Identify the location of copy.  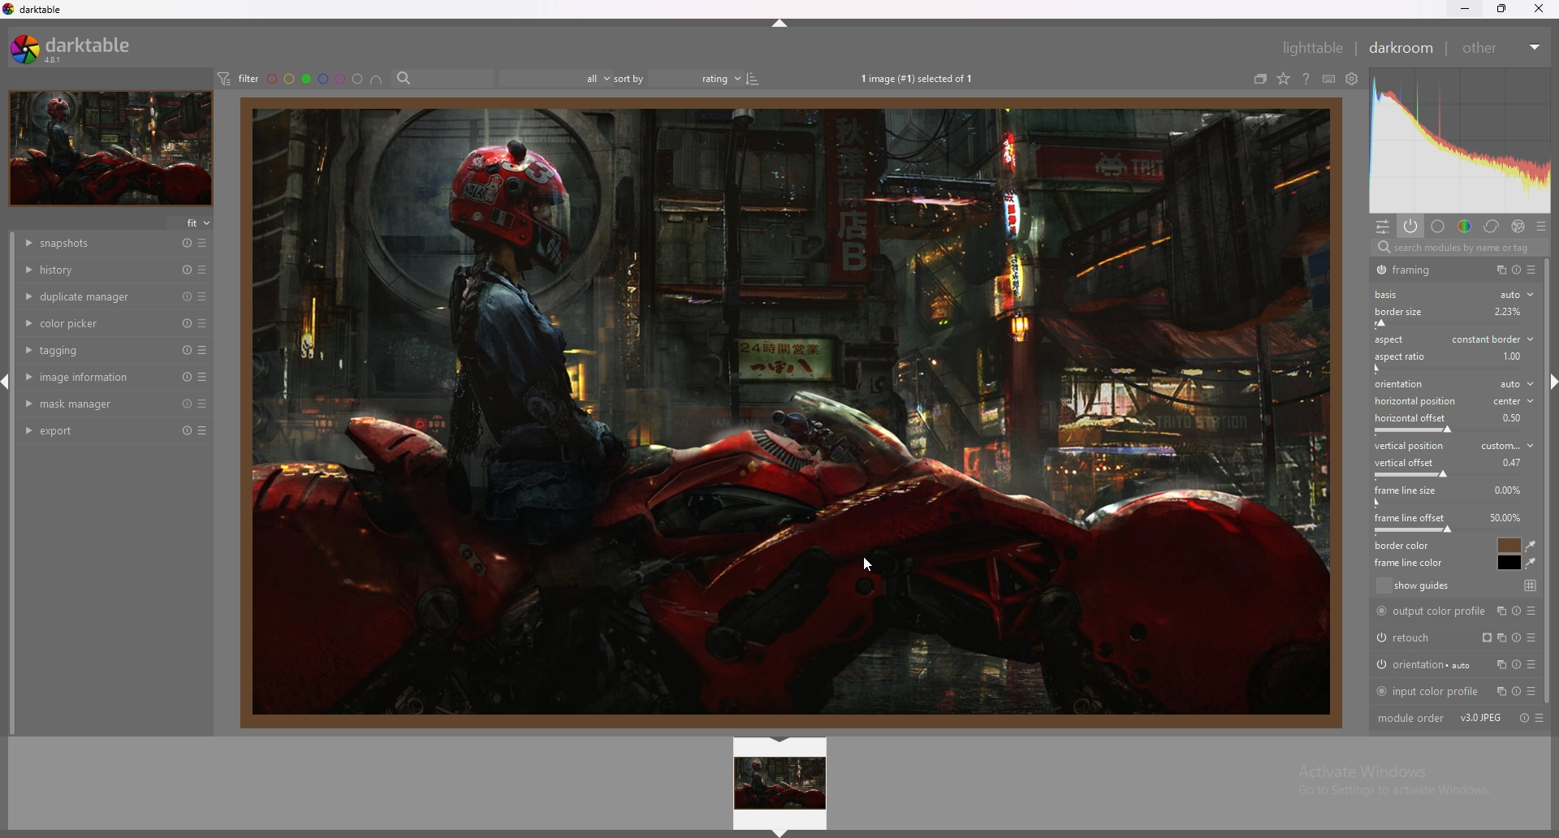
(1497, 270).